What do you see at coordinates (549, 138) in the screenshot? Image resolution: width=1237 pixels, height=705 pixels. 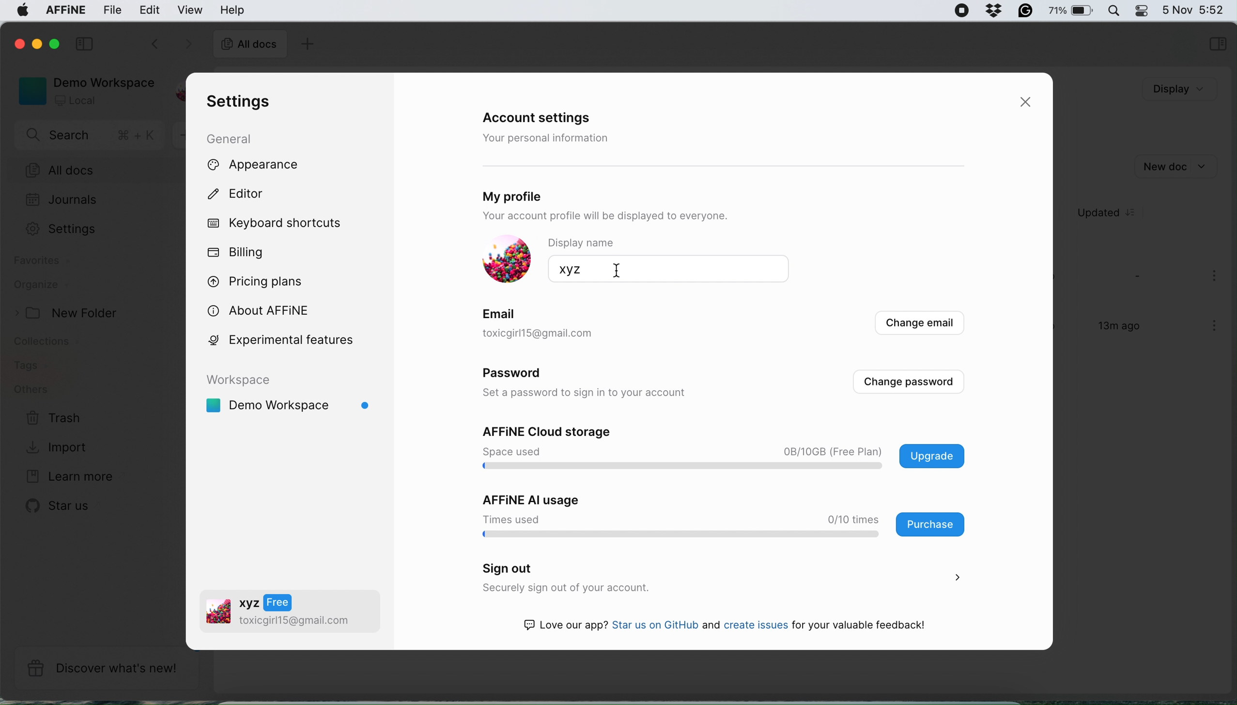 I see `your personal information` at bounding box center [549, 138].